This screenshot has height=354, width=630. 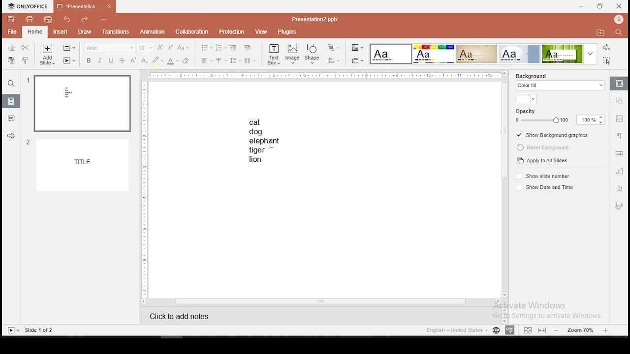 I want to click on slide 1 of 2, so click(x=37, y=331).